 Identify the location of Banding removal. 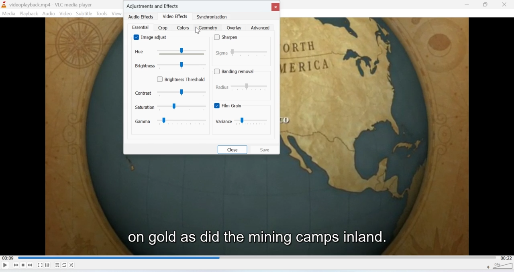
(236, 71).